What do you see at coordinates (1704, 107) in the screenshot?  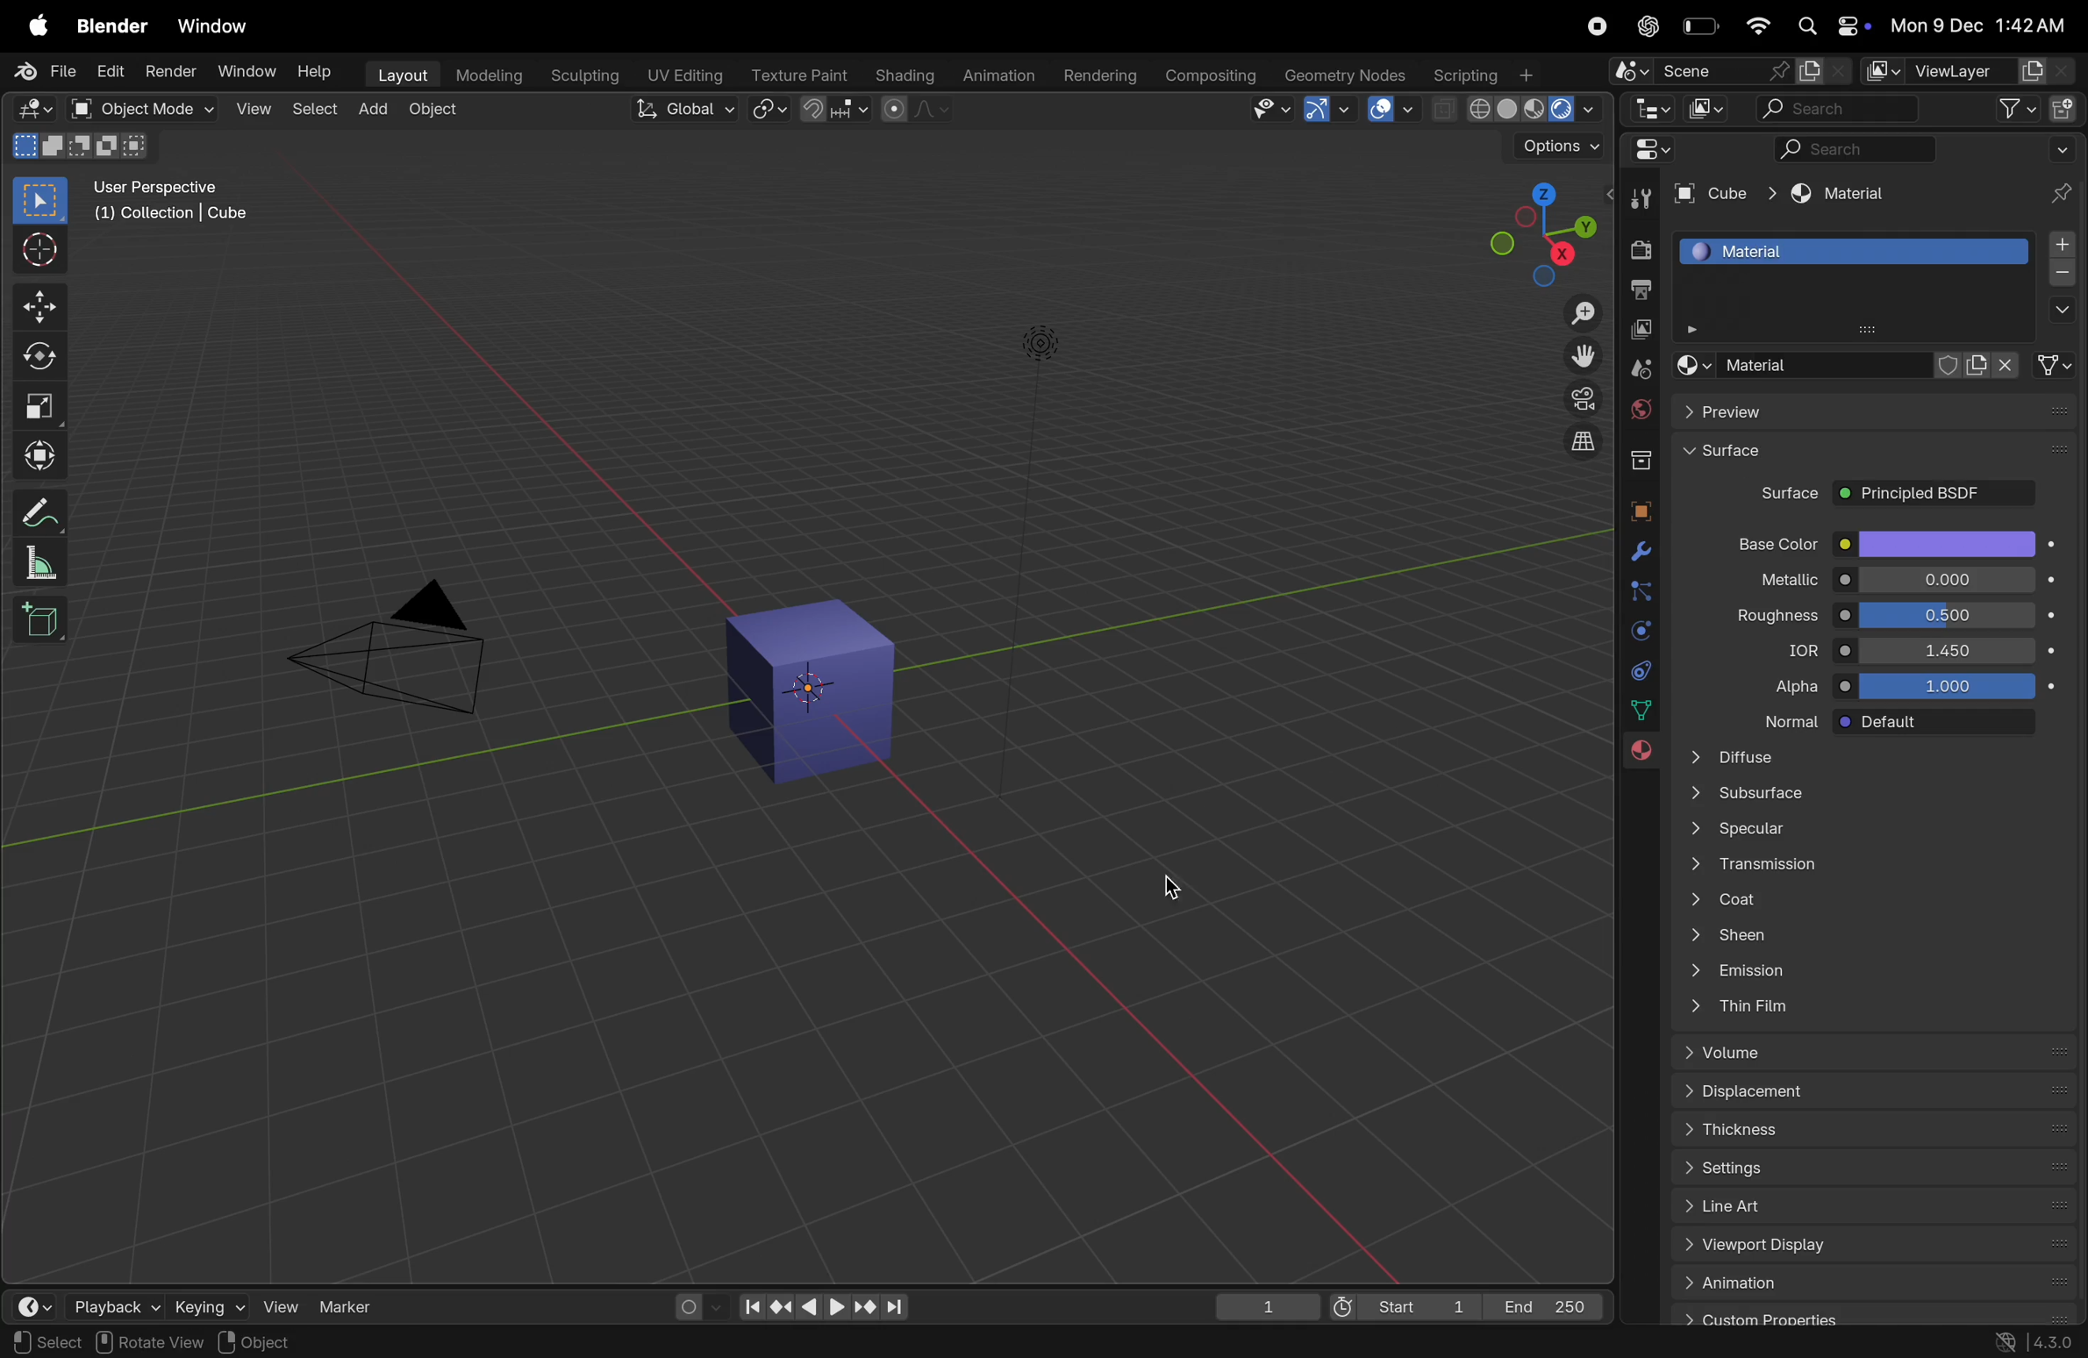 I see `display mode` at bounding box center [1704, 107].